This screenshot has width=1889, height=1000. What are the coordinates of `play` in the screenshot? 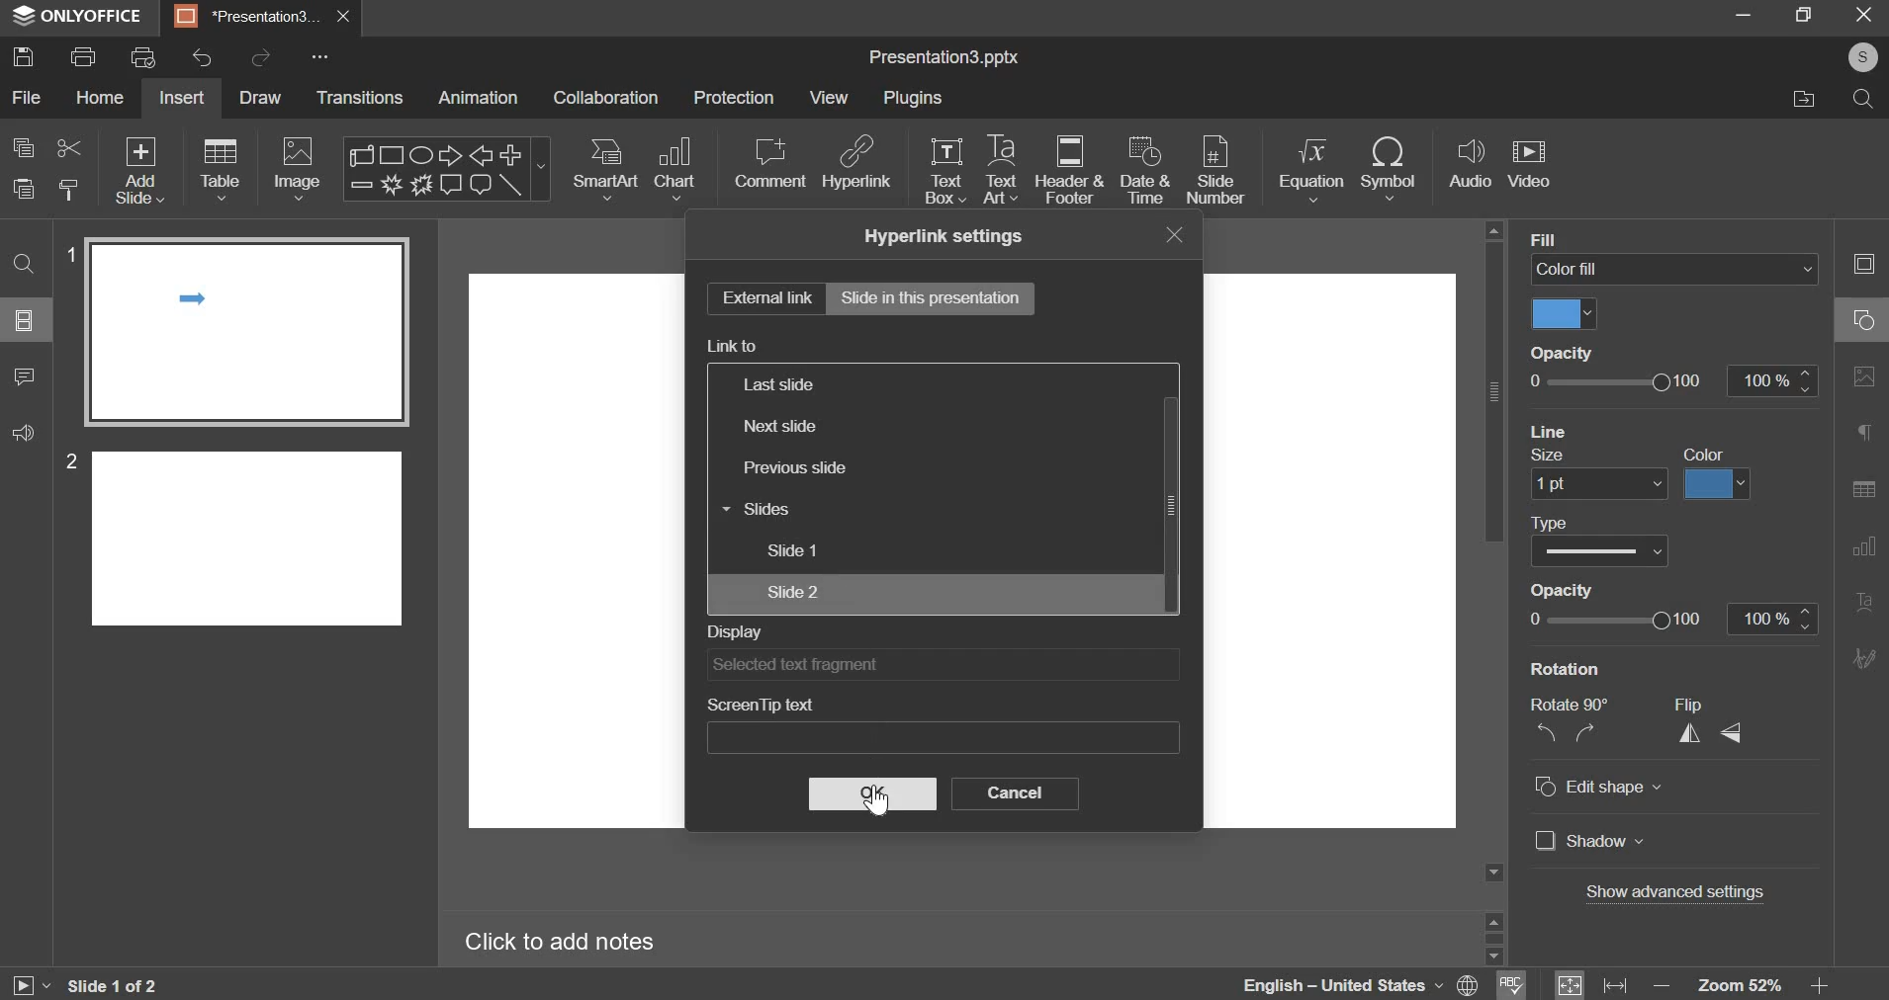 It's located at (30, 986).